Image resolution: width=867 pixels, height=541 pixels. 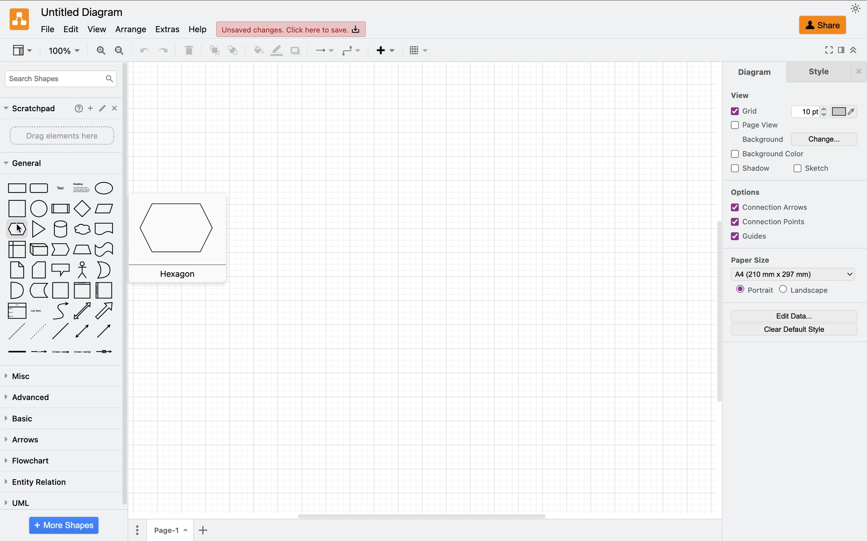 What do you see at coordinates (197, 28) in the screenshot?
I see `help` at bounding box center [197, 28].